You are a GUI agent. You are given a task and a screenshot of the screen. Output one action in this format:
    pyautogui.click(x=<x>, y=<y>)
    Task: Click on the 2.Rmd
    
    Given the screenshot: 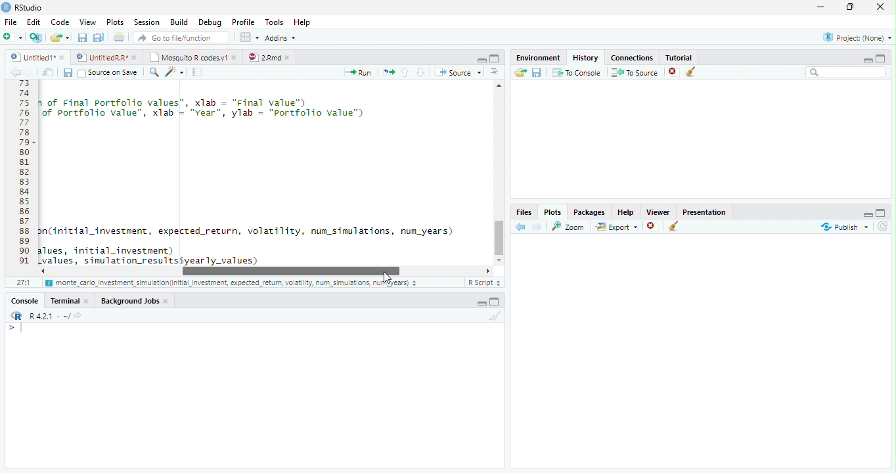 What is the action you would take?
    pyautogui.click(x=269, y=57)
    